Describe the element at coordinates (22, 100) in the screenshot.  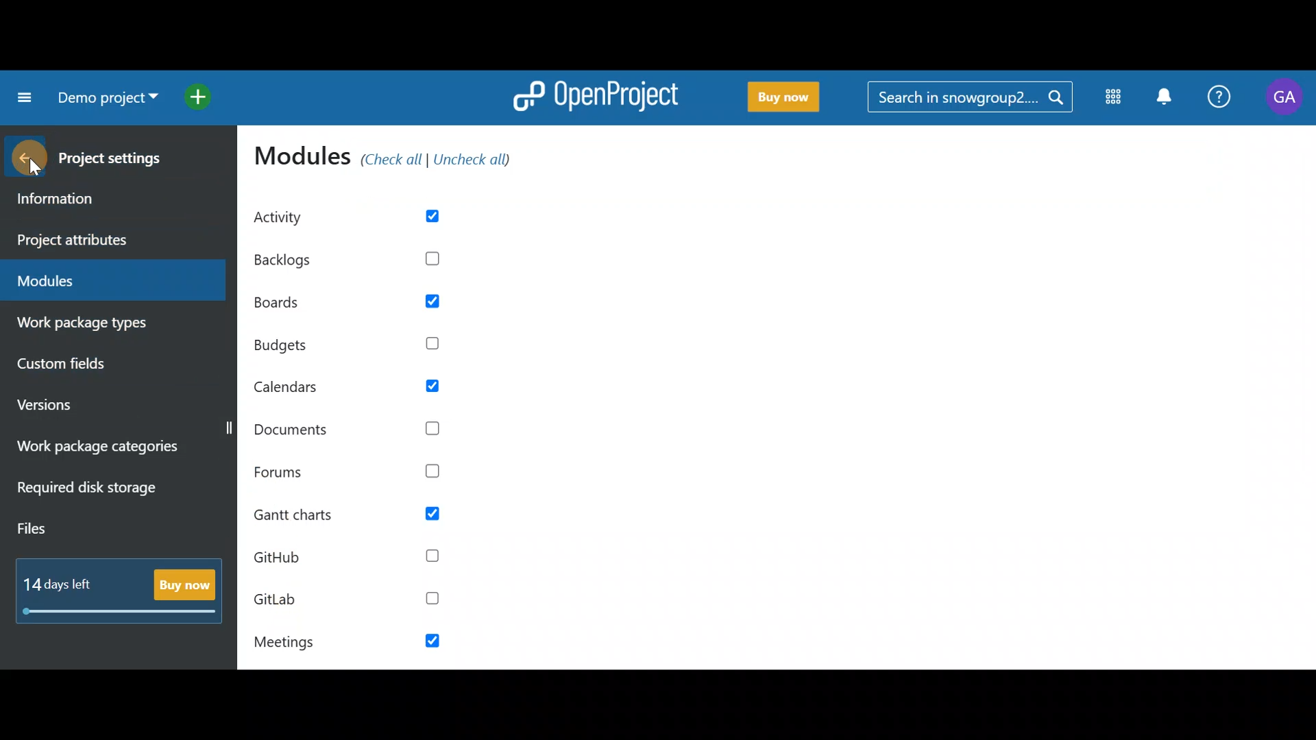
I see `Collapse project menu` at that location.